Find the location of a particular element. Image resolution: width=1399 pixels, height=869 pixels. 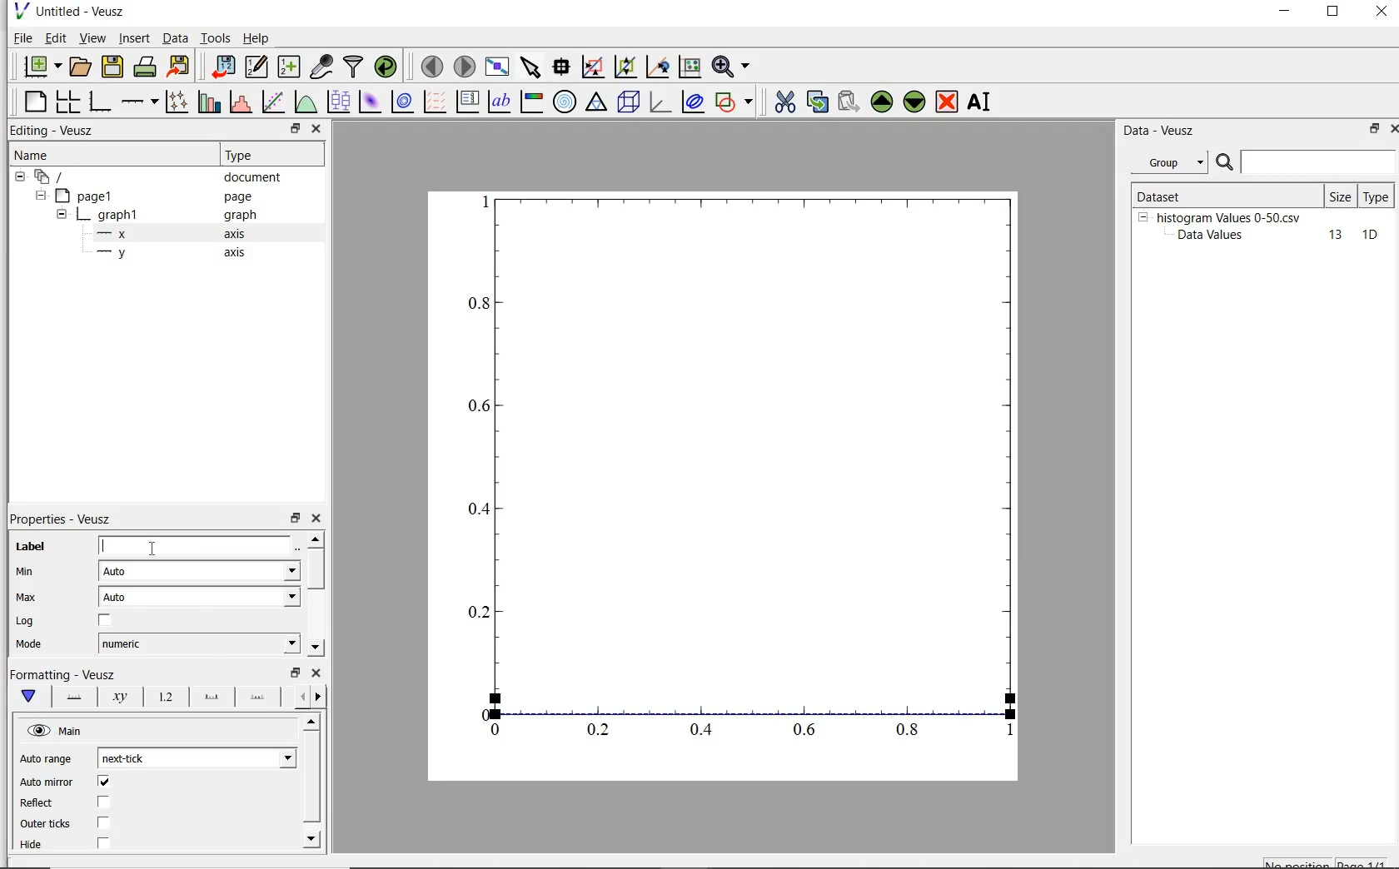

text label is located at coordinates (502, 100).